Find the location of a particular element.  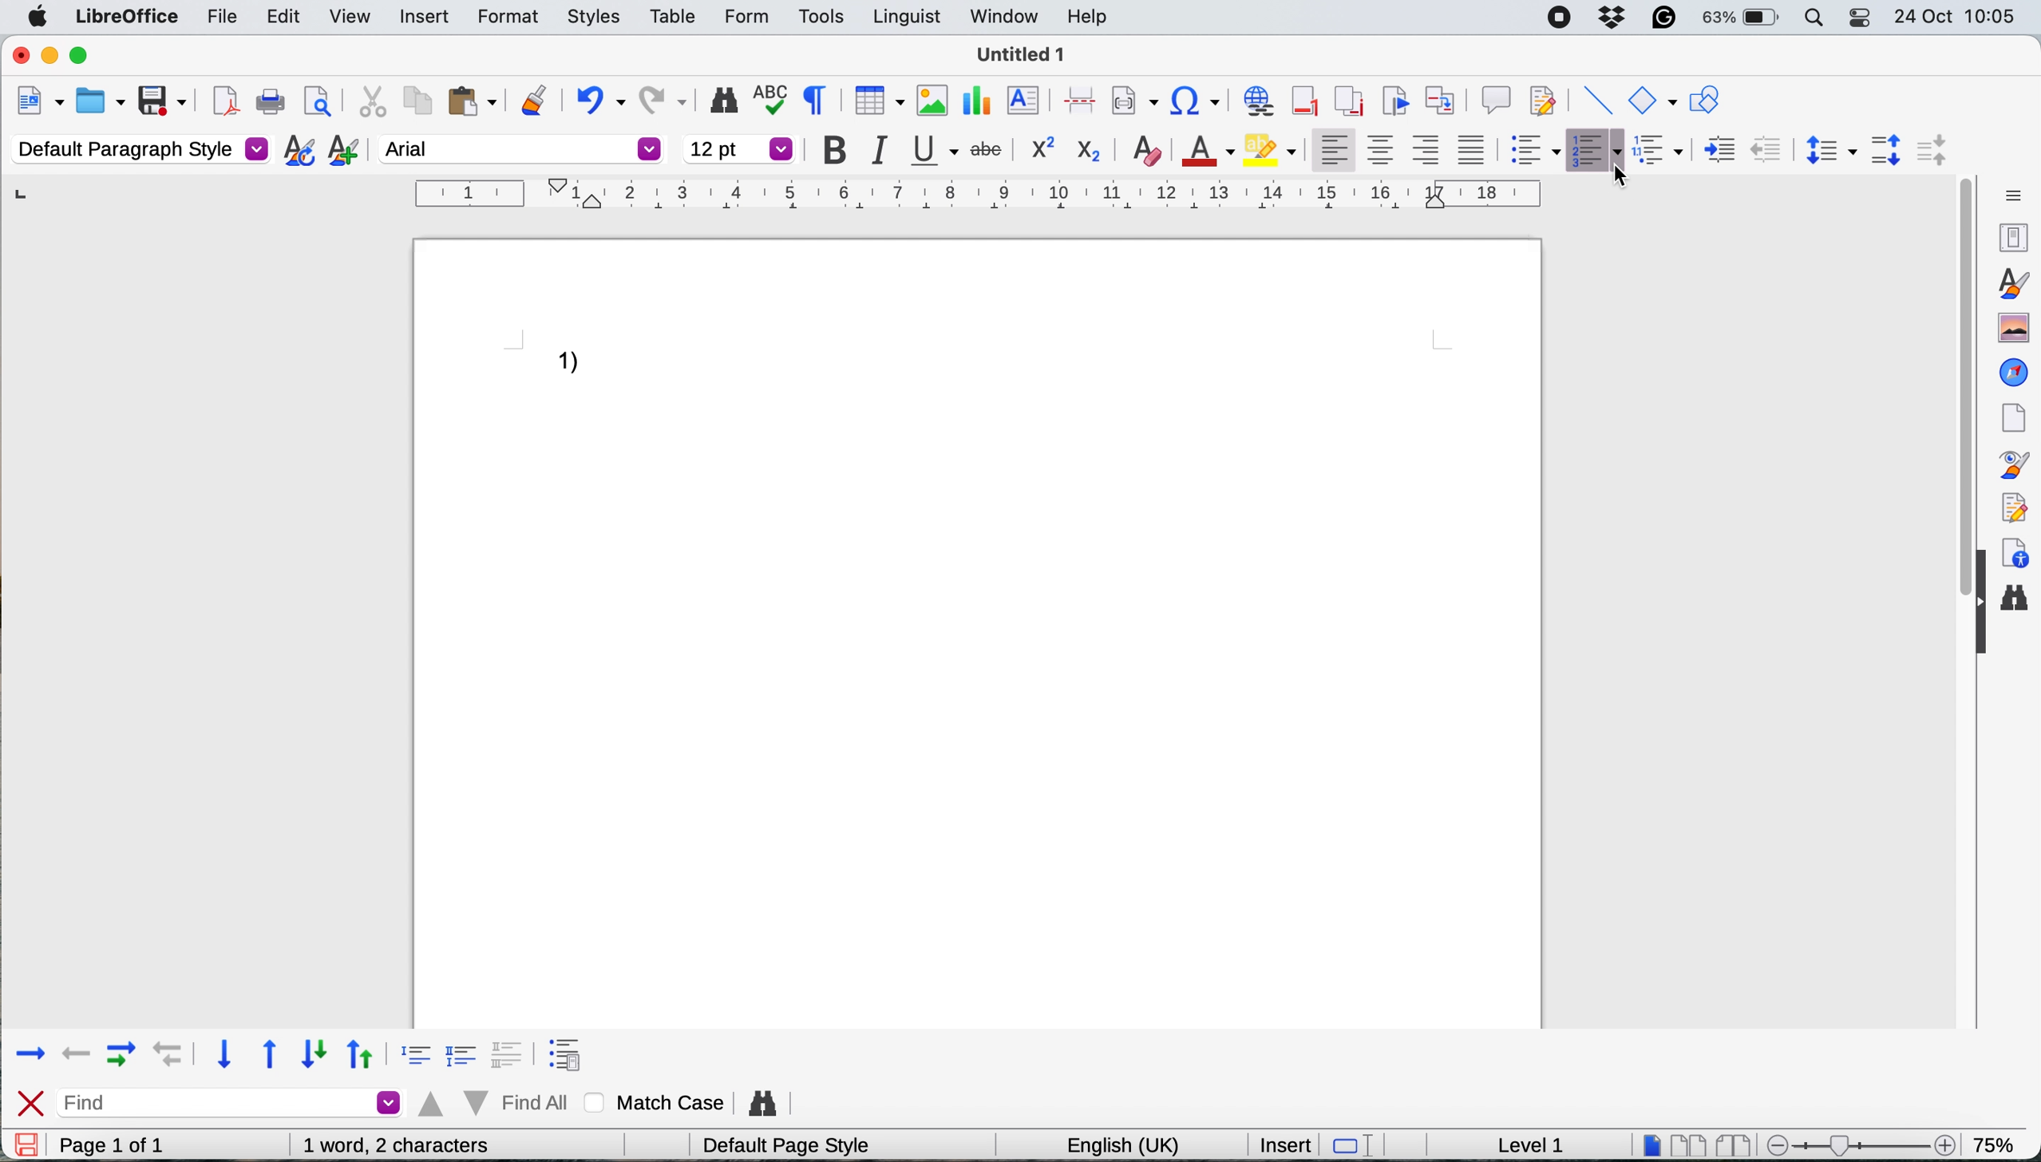

insert bookmark is located at coordinates (1394, 100).